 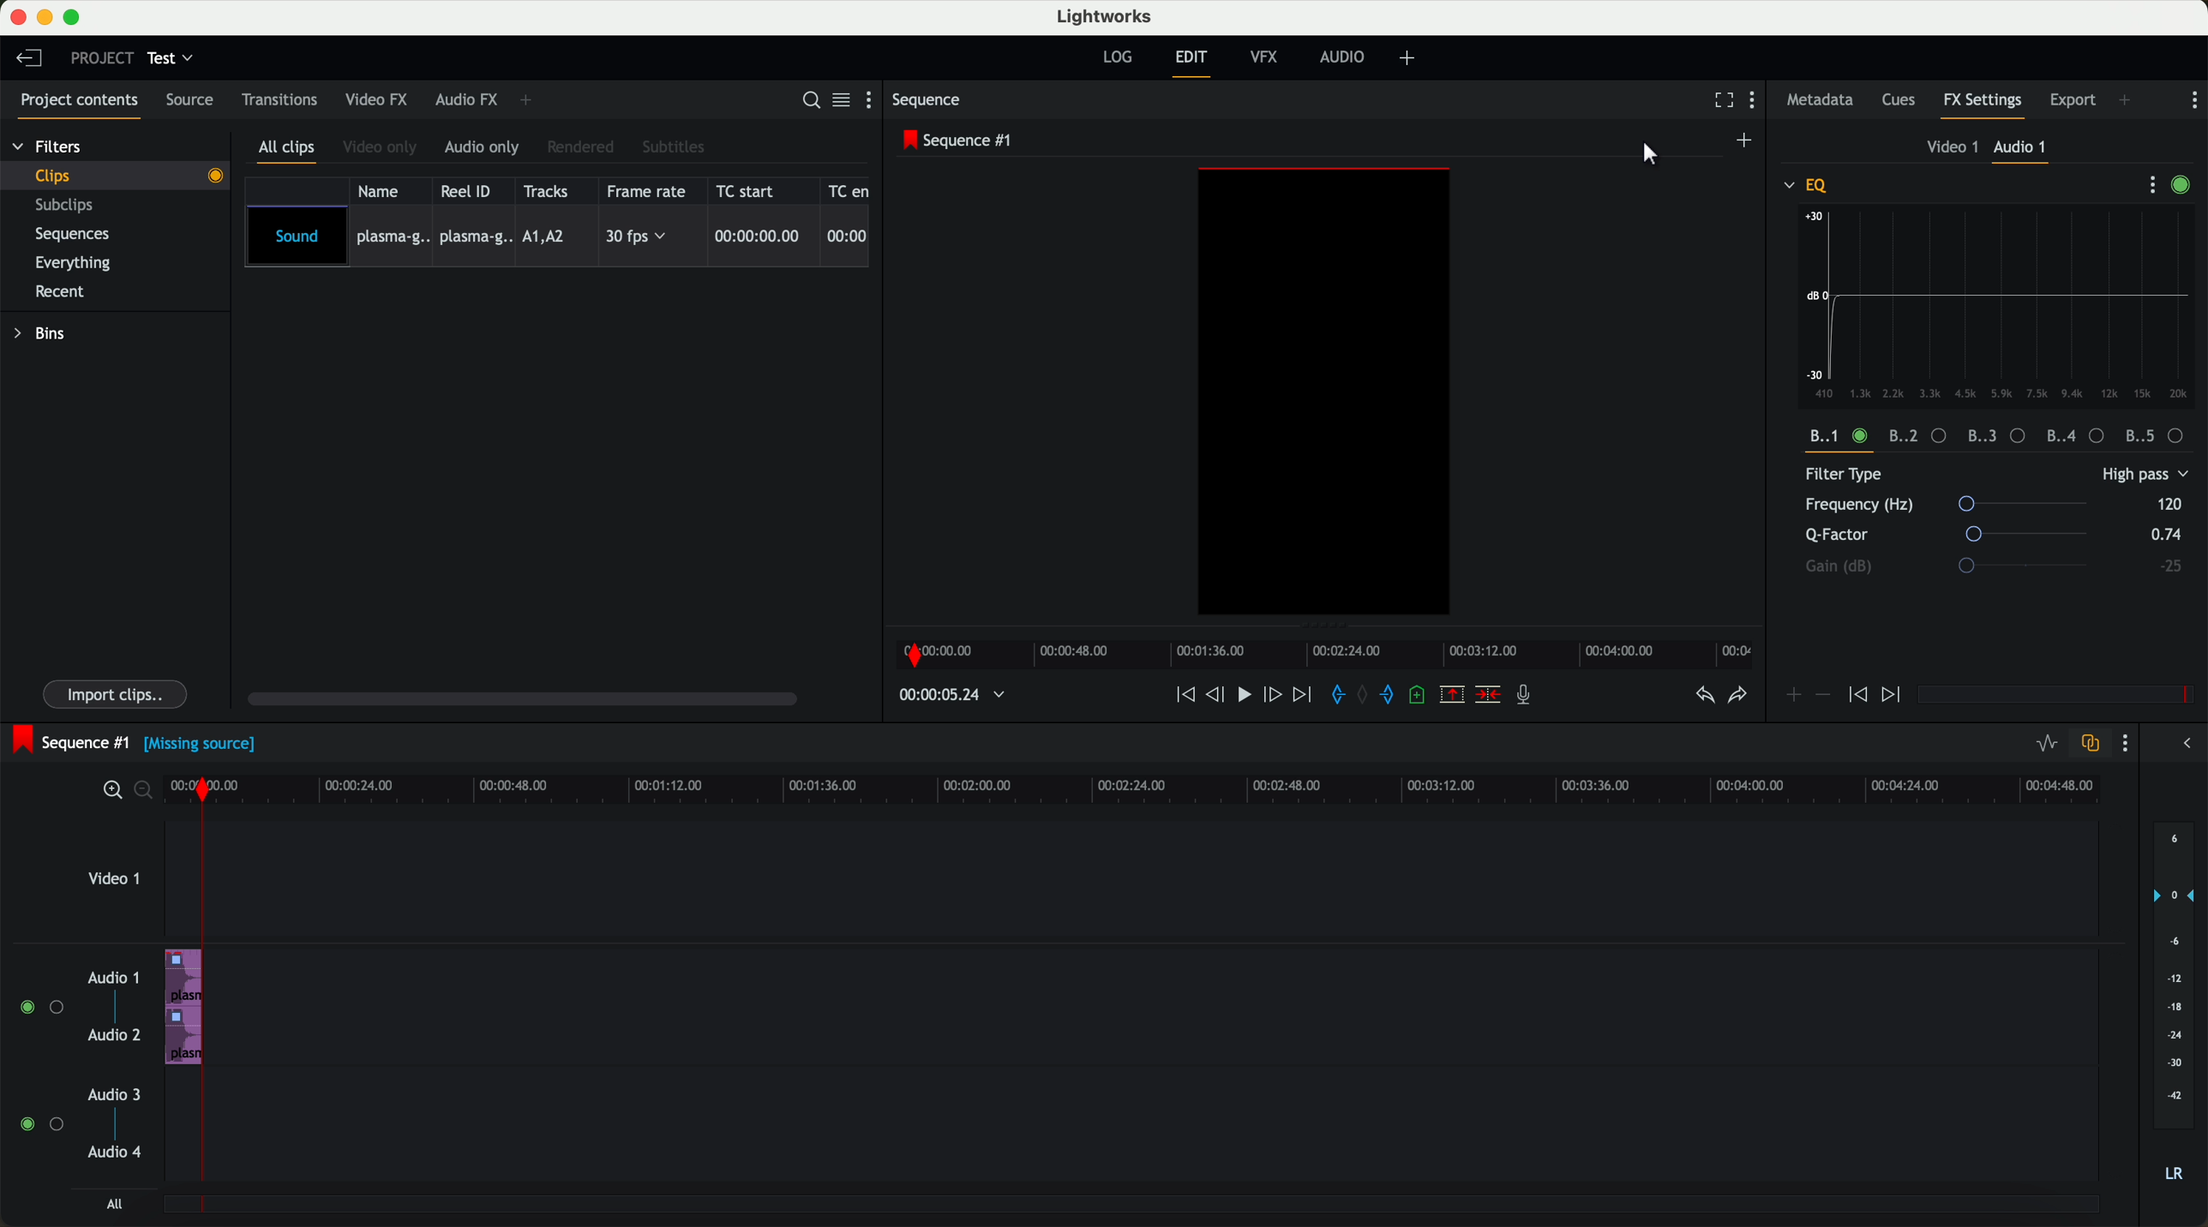 What do you see at coordinates (1330, 655) in the screenshot?
I see `timeline` at bounding box center [1330, 655].